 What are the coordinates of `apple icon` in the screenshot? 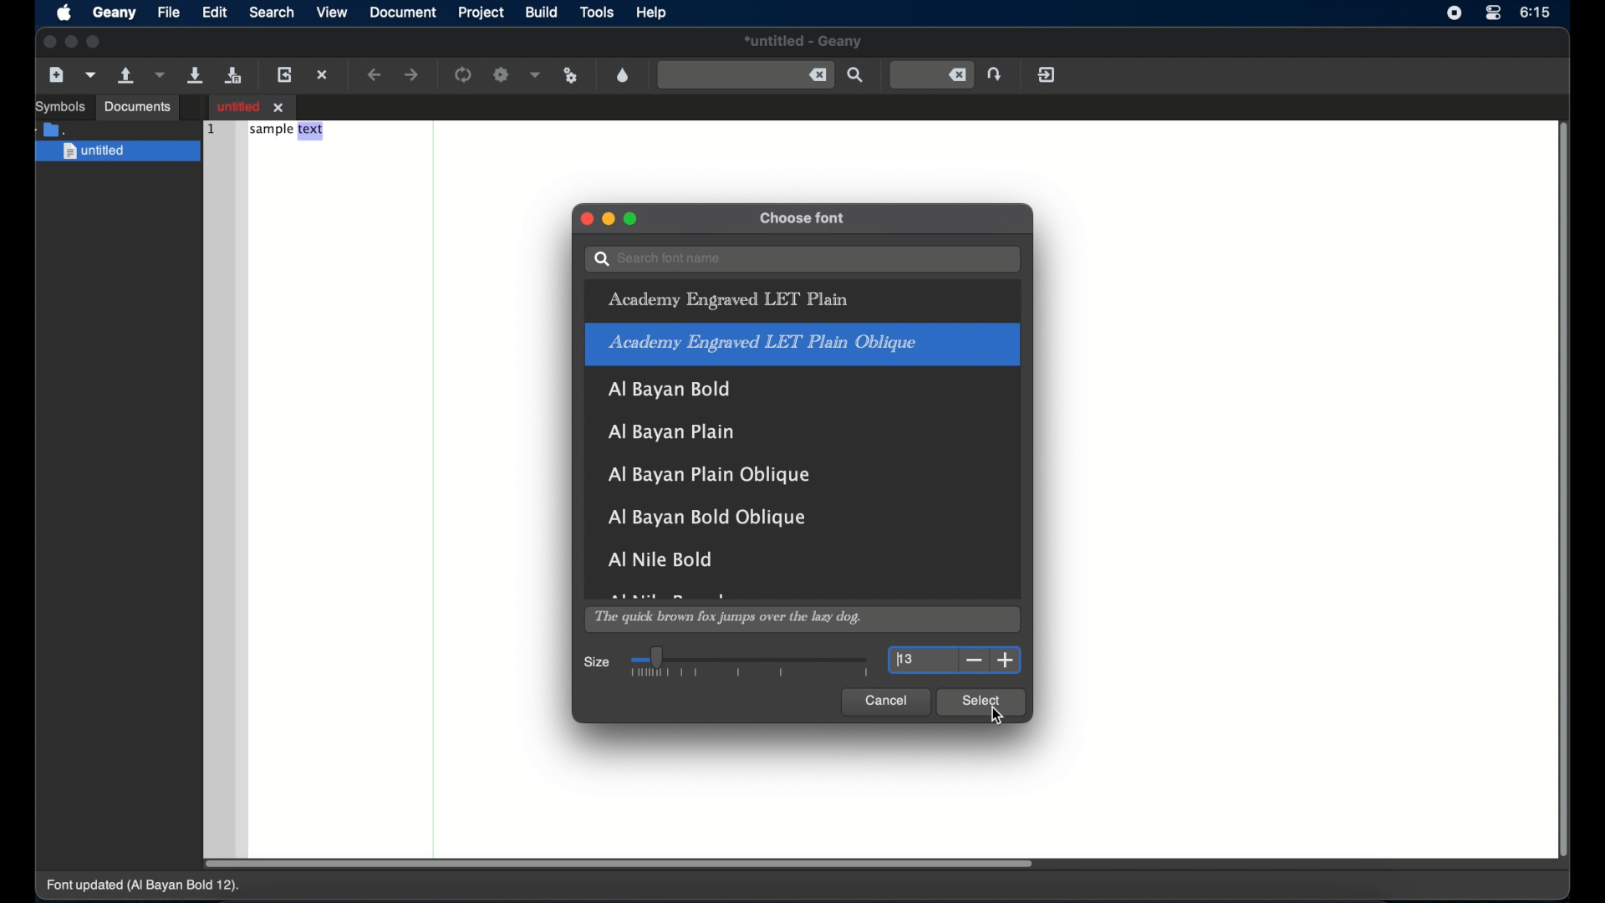 It's located at (64, 14).